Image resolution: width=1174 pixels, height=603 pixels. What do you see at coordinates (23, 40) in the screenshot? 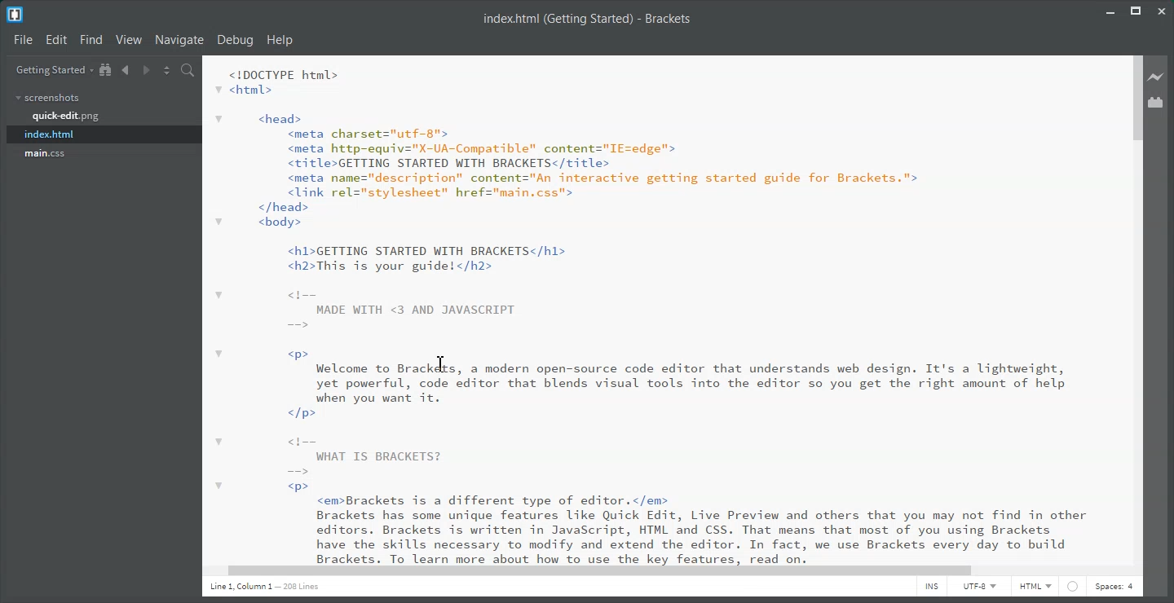
I see `File` at bounding box center [23, 40].